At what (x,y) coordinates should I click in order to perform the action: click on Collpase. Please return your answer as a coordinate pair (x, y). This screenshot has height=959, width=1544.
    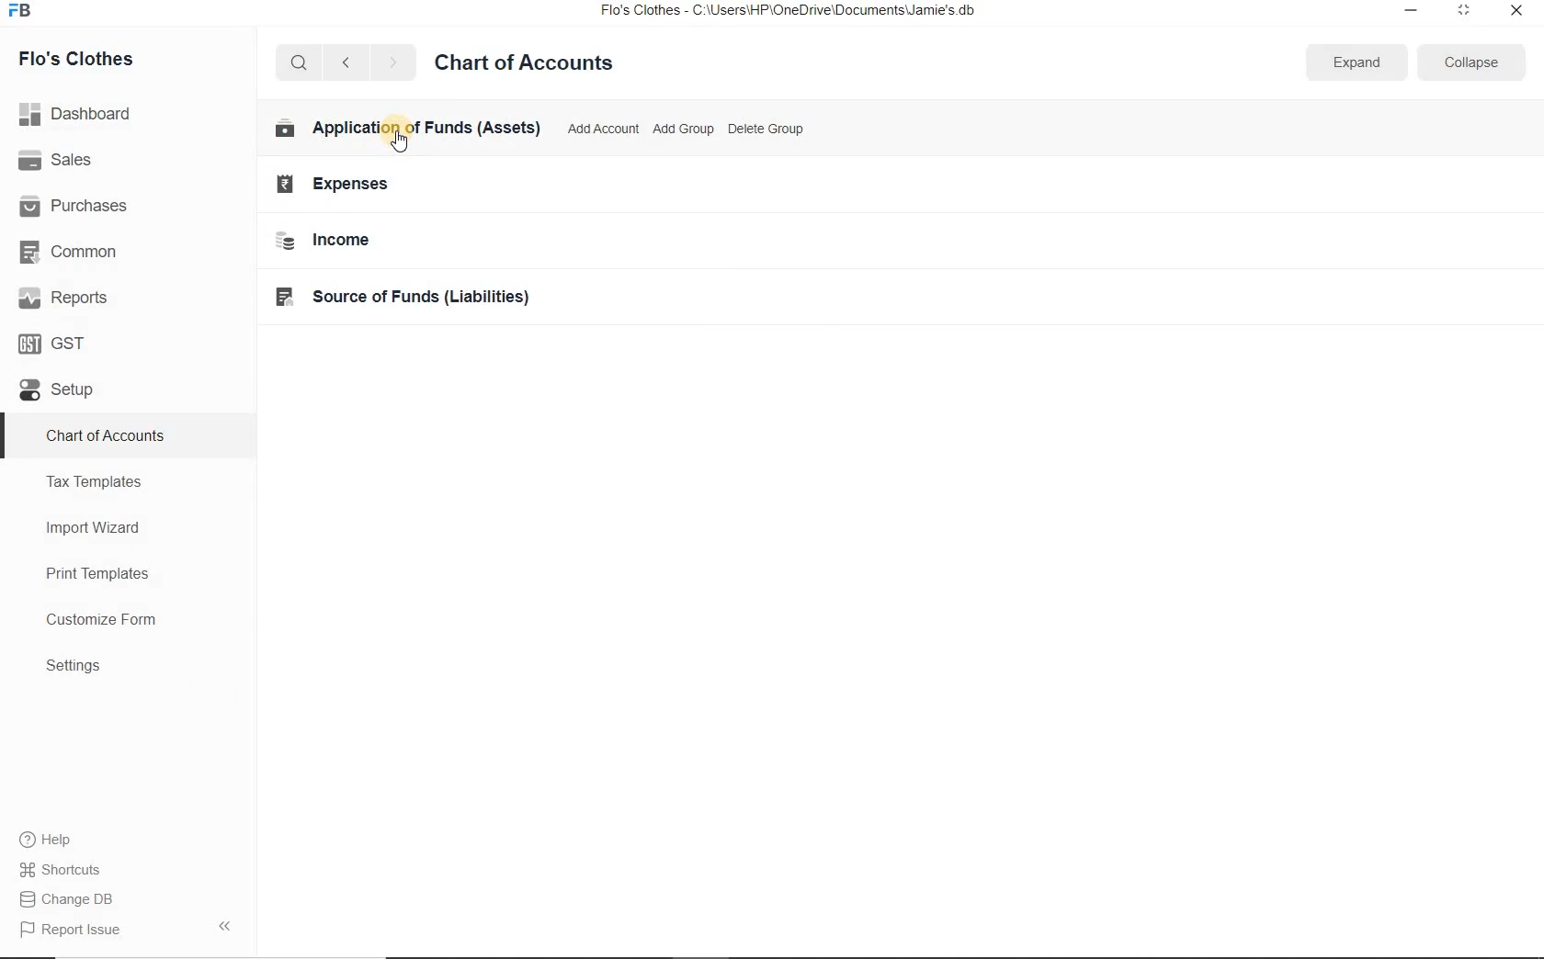
    Looking at the image, I should click on (224, 925).